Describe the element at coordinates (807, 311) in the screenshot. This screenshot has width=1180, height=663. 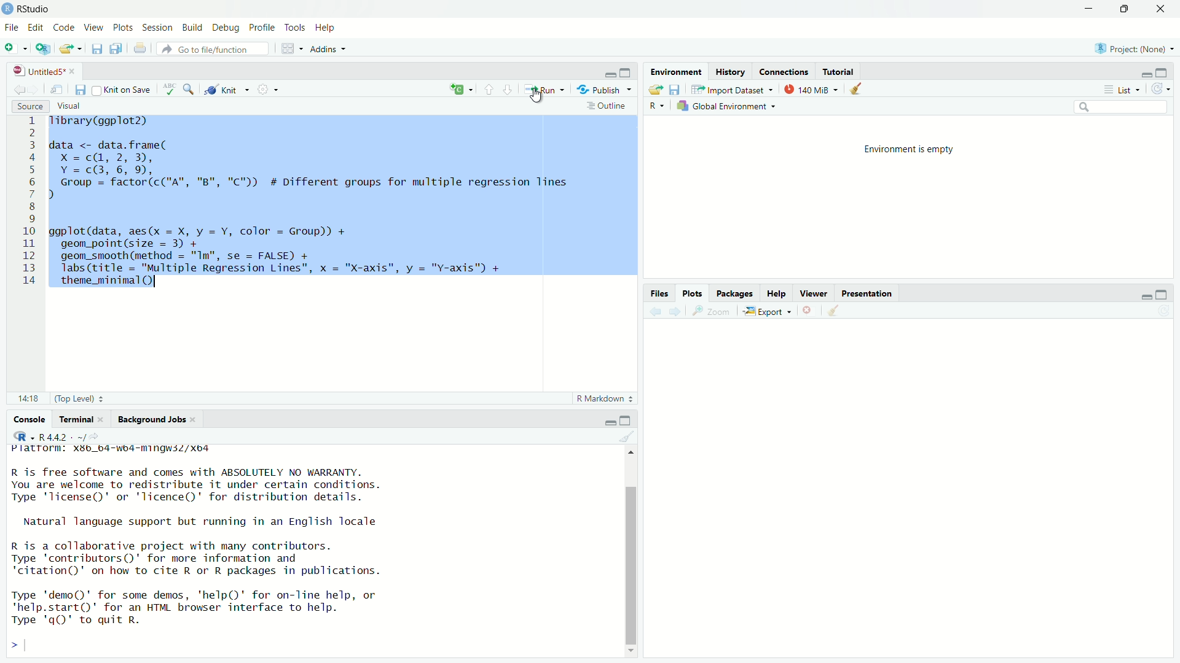
I see `close` at that location.